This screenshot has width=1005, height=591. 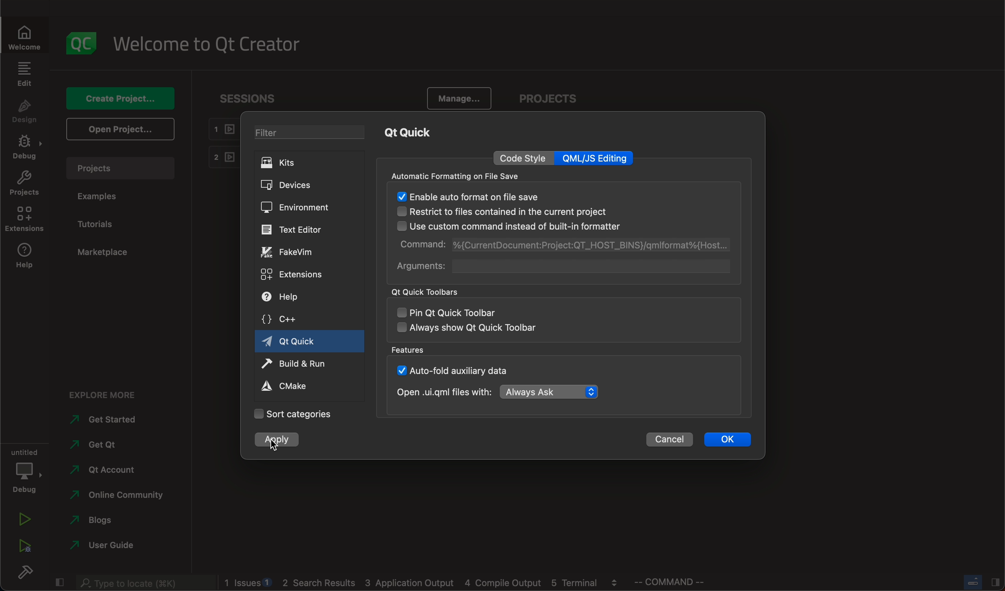 What do you see at coordinates (104, 444) in the screenshot?
I see `get` at bounding box center [104, 444].